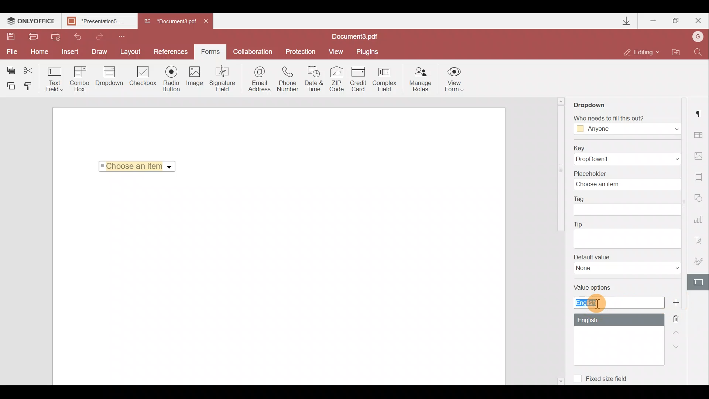 The width and height of the screenshot is (709, 399). Describe the element at coordinates (420, 79) in the screenshot. I see `Manage roles` at that location.